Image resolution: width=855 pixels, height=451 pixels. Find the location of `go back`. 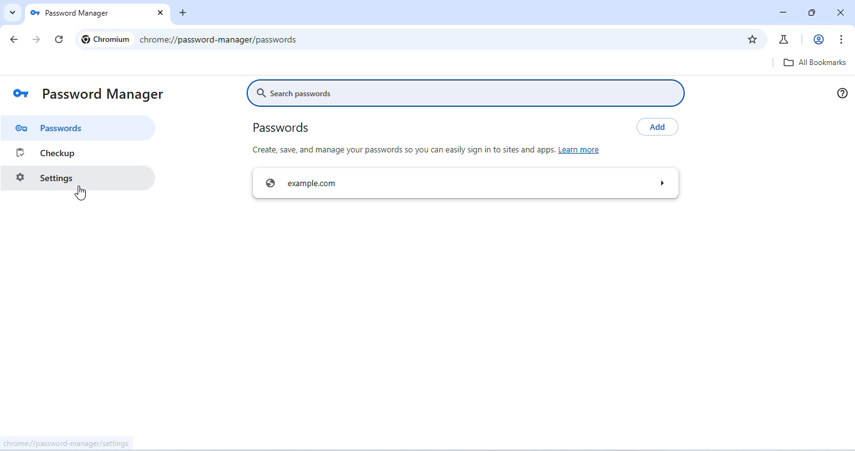

go back is located at coordinates (14, 39).